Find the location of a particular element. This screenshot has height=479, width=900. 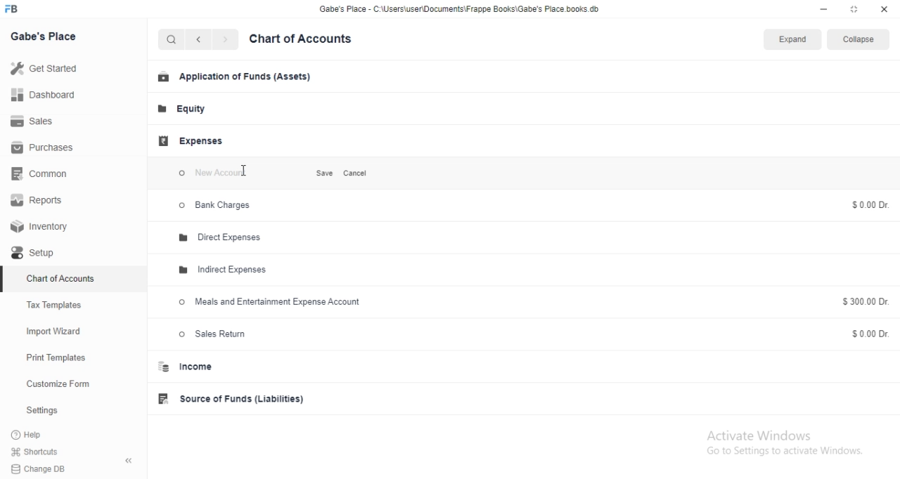

restore down is located at coordinates (855, 11).